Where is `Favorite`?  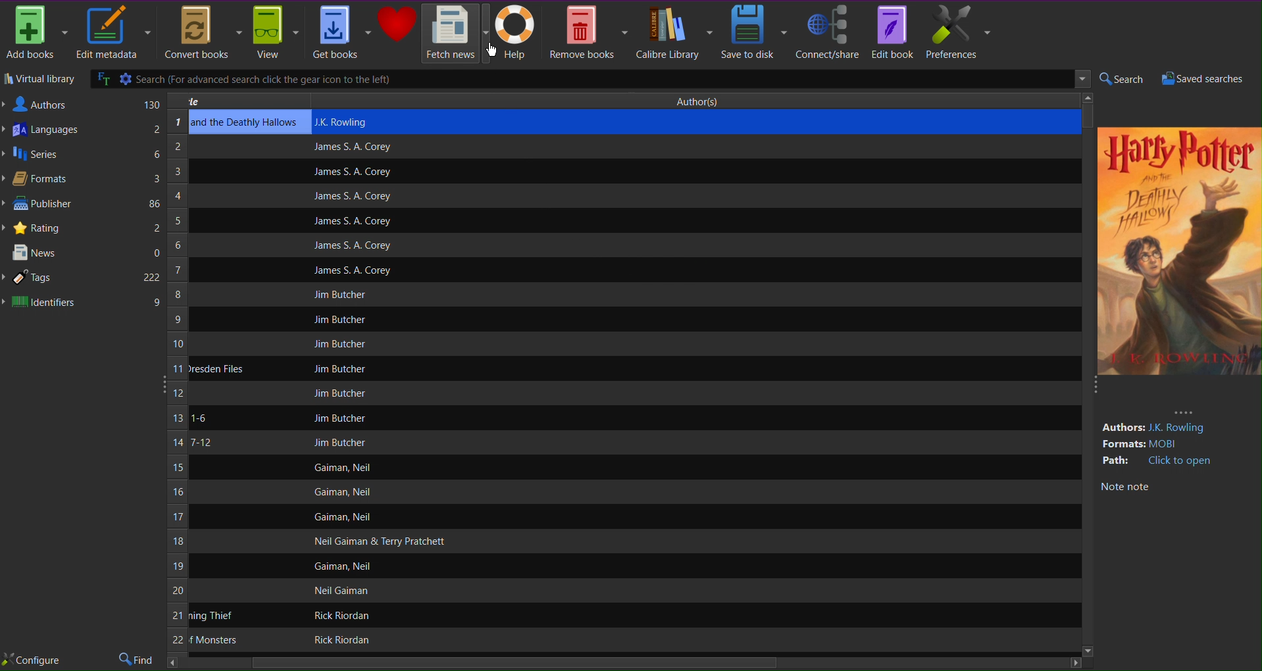
Favorite is located at coordinates (398, 24).